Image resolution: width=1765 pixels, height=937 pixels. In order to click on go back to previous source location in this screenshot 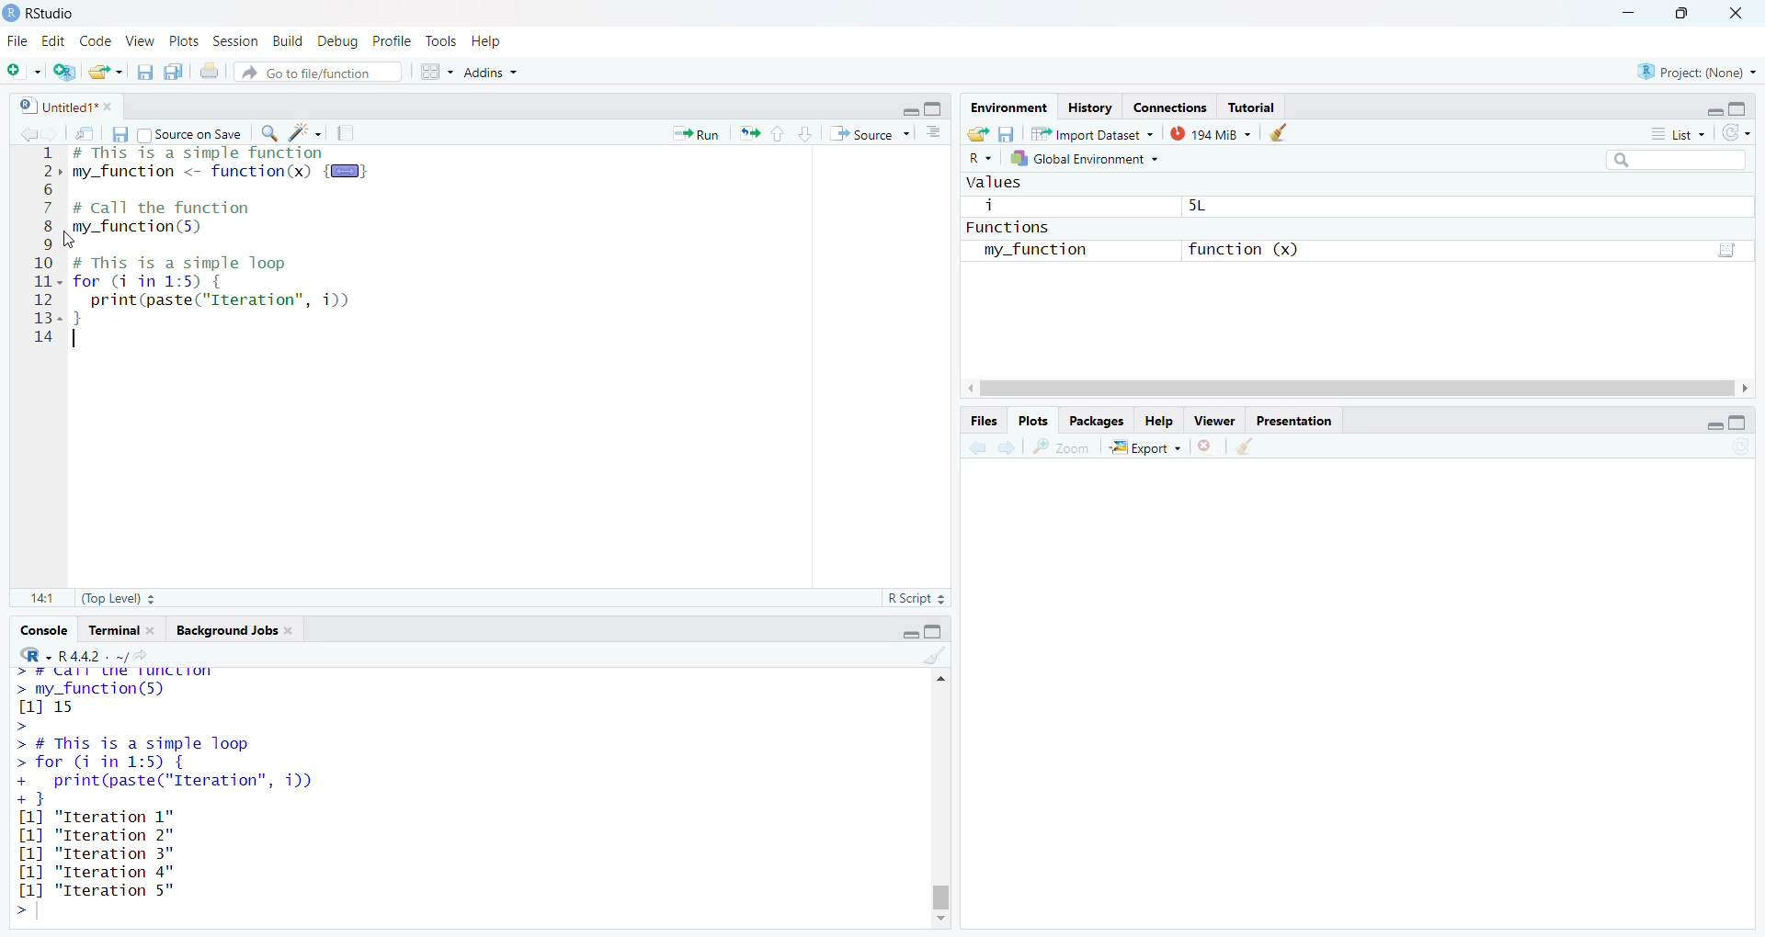, I will do `click(20, 132)`.